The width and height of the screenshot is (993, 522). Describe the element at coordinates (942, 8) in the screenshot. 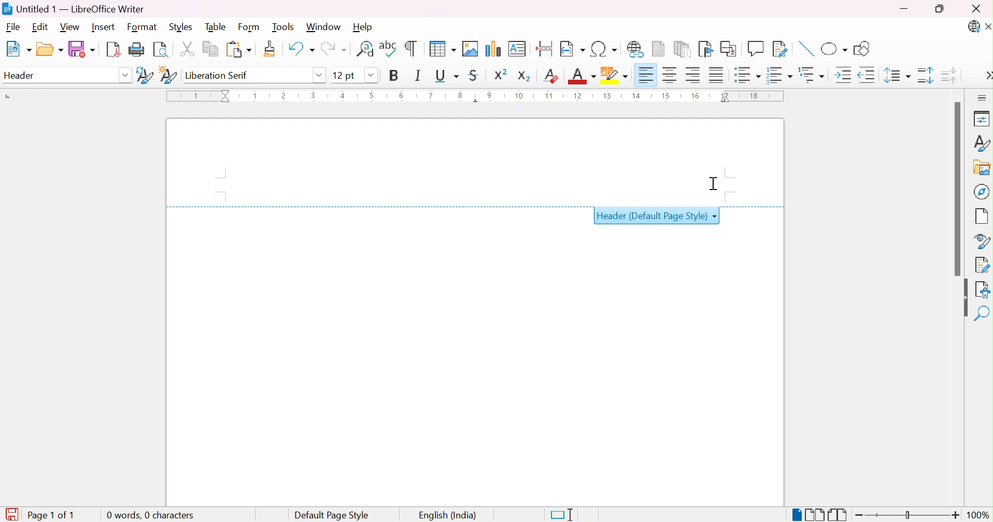

I see `Restore down` at that location.